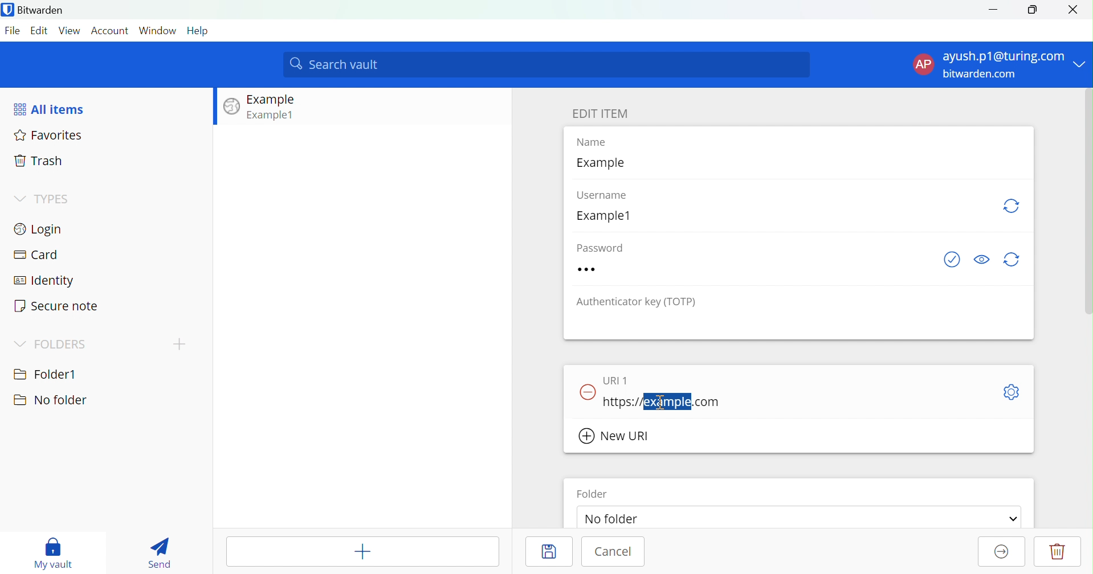  Describe the element at coordinates (40, 228) in the screenshot. I see `Login` at that location.